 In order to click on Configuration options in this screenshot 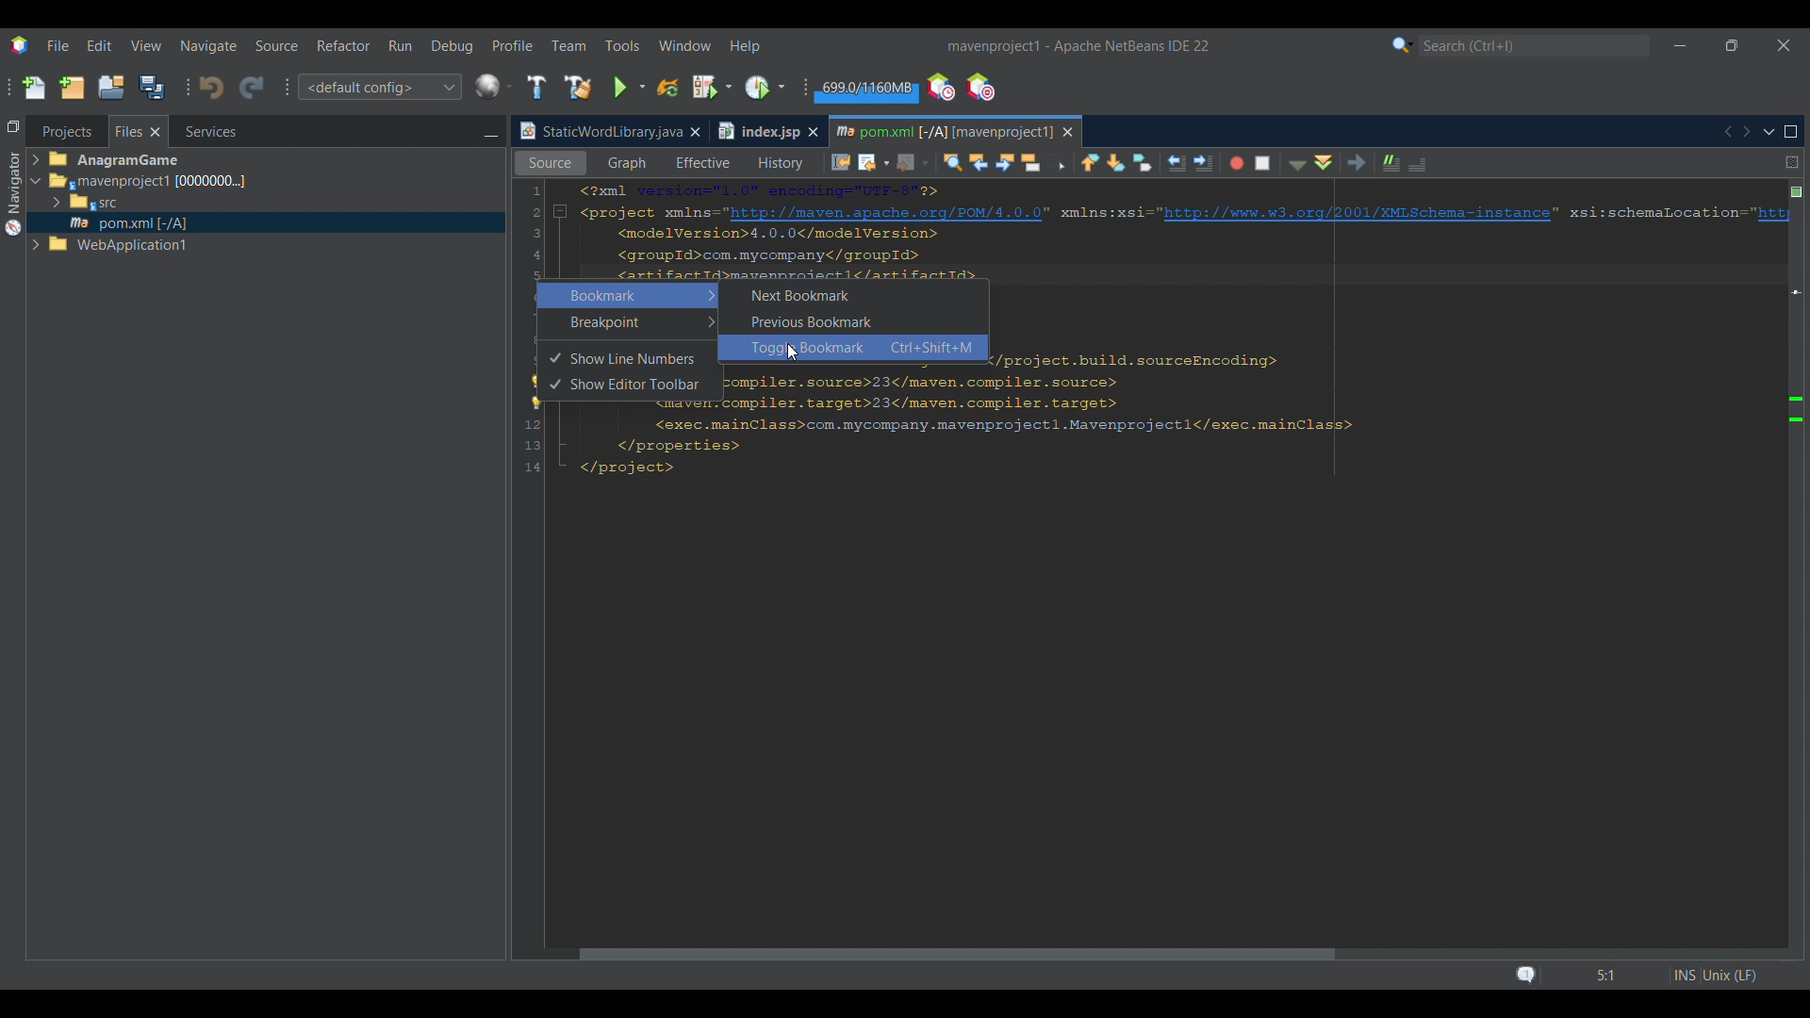, I will do `click(379, 87)`.